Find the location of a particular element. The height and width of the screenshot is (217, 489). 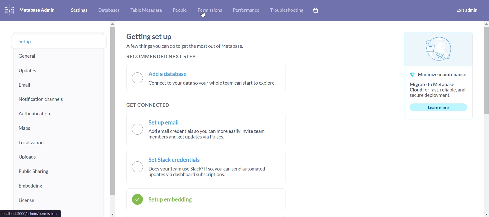

general is located at coordinates (59, 55).